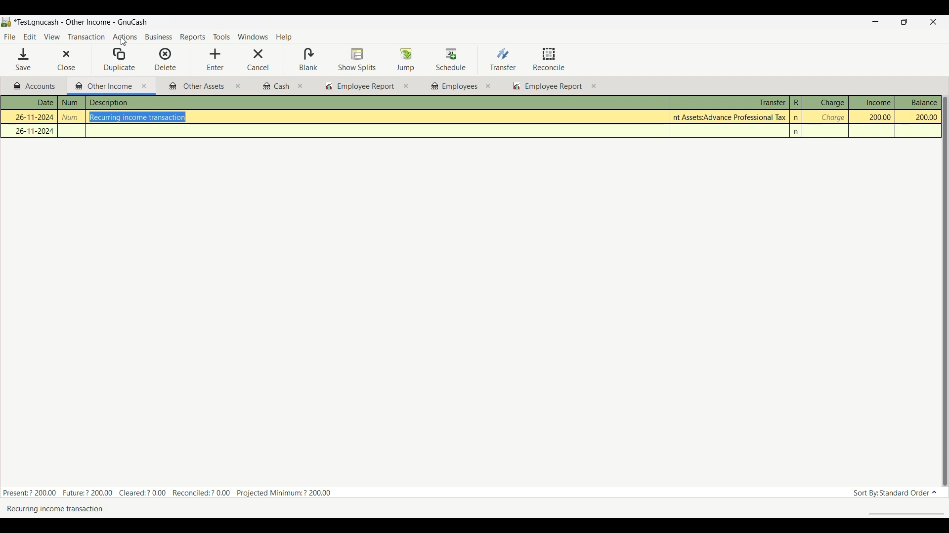 The width and height of the screenshot is (949, 533). I want to click on Assets:Advance Professional Tax, so click(731, 117).